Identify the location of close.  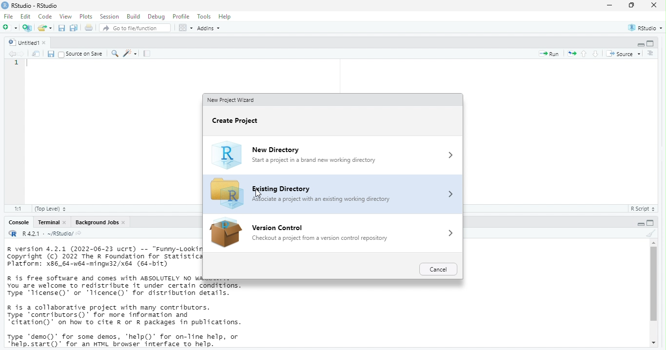
(66, 223).